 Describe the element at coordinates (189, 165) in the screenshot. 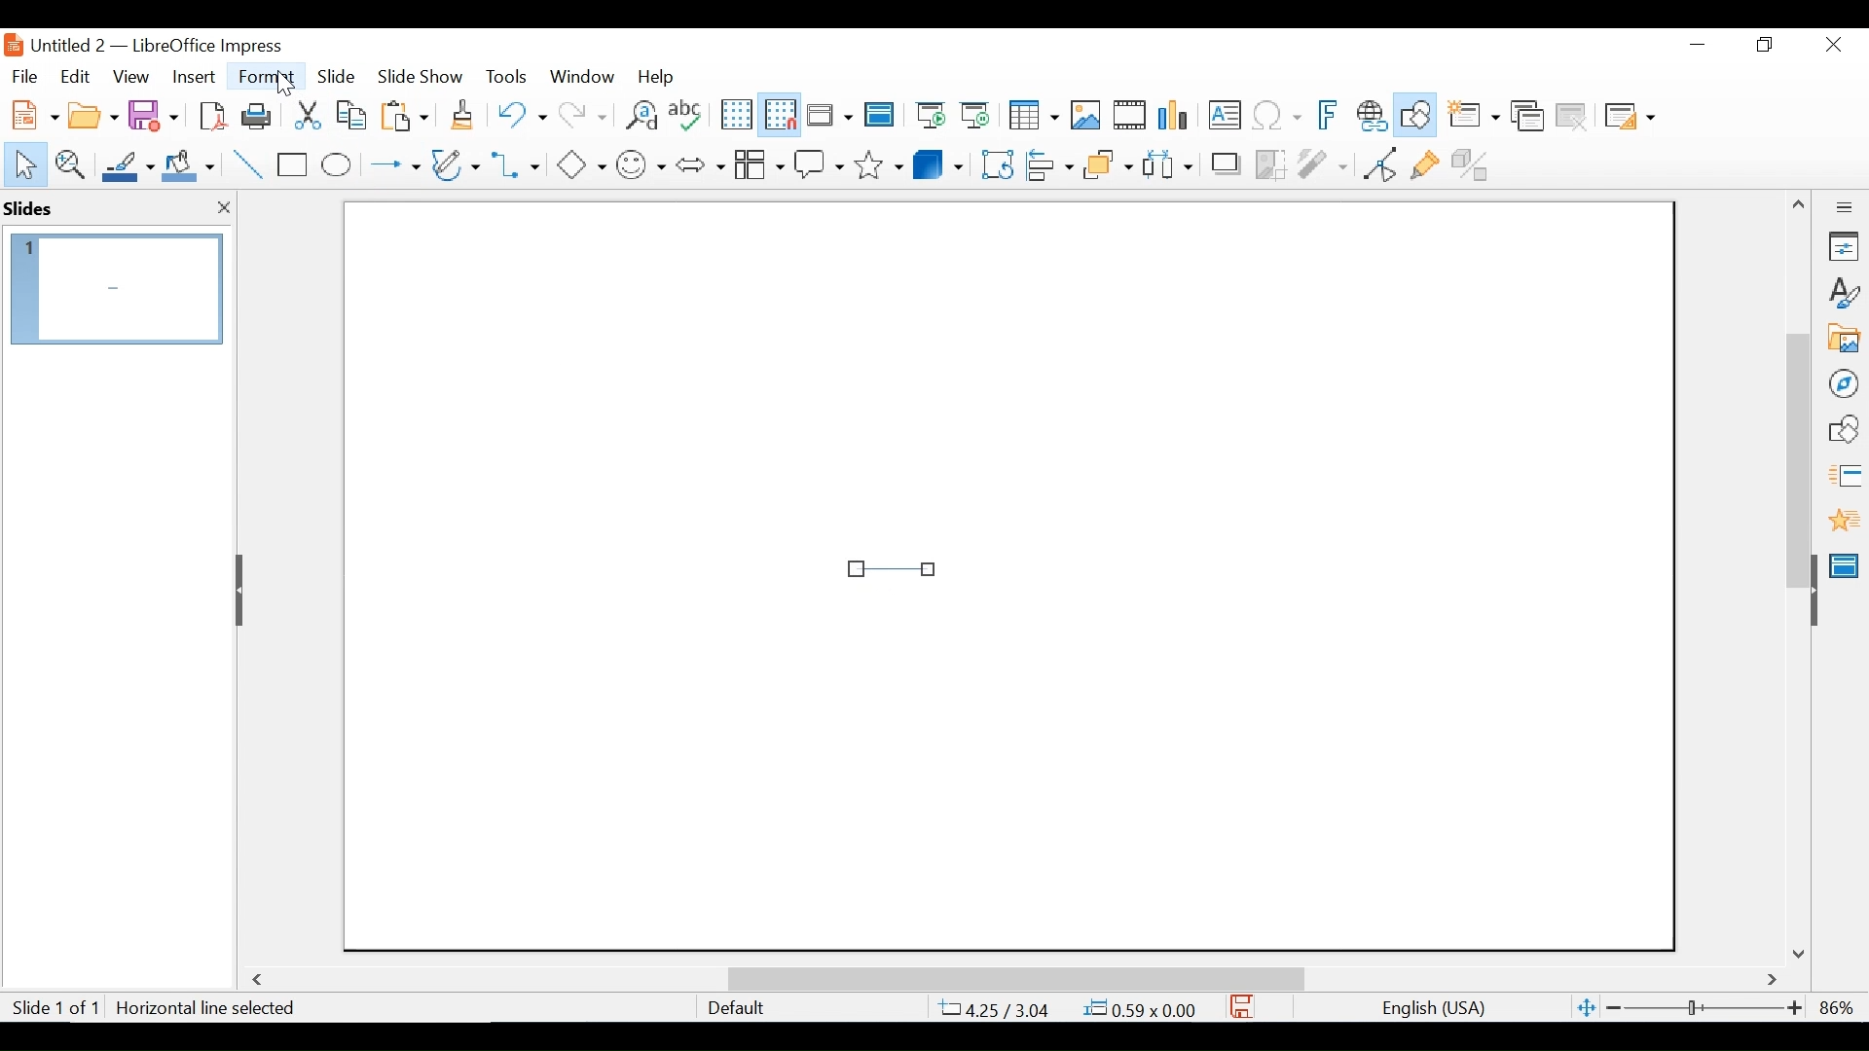

I see `Fill Color` at that location.